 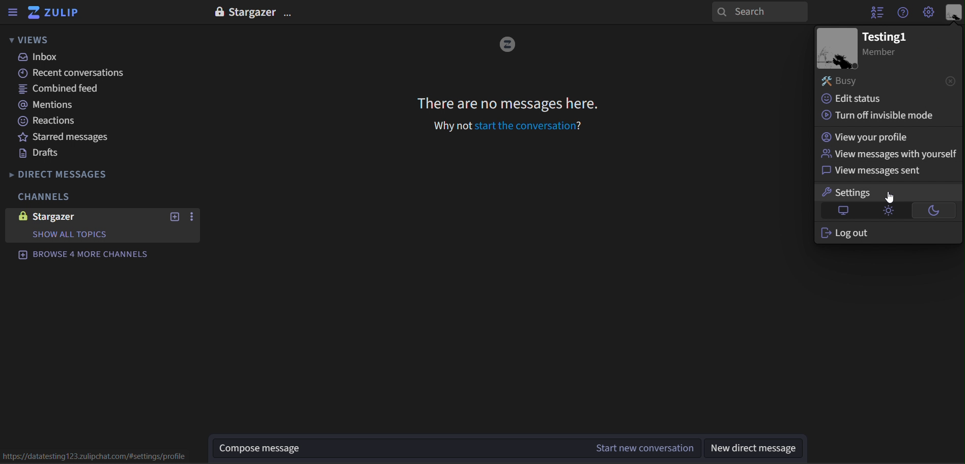 I want to click on options, so click(x=291, y=11).